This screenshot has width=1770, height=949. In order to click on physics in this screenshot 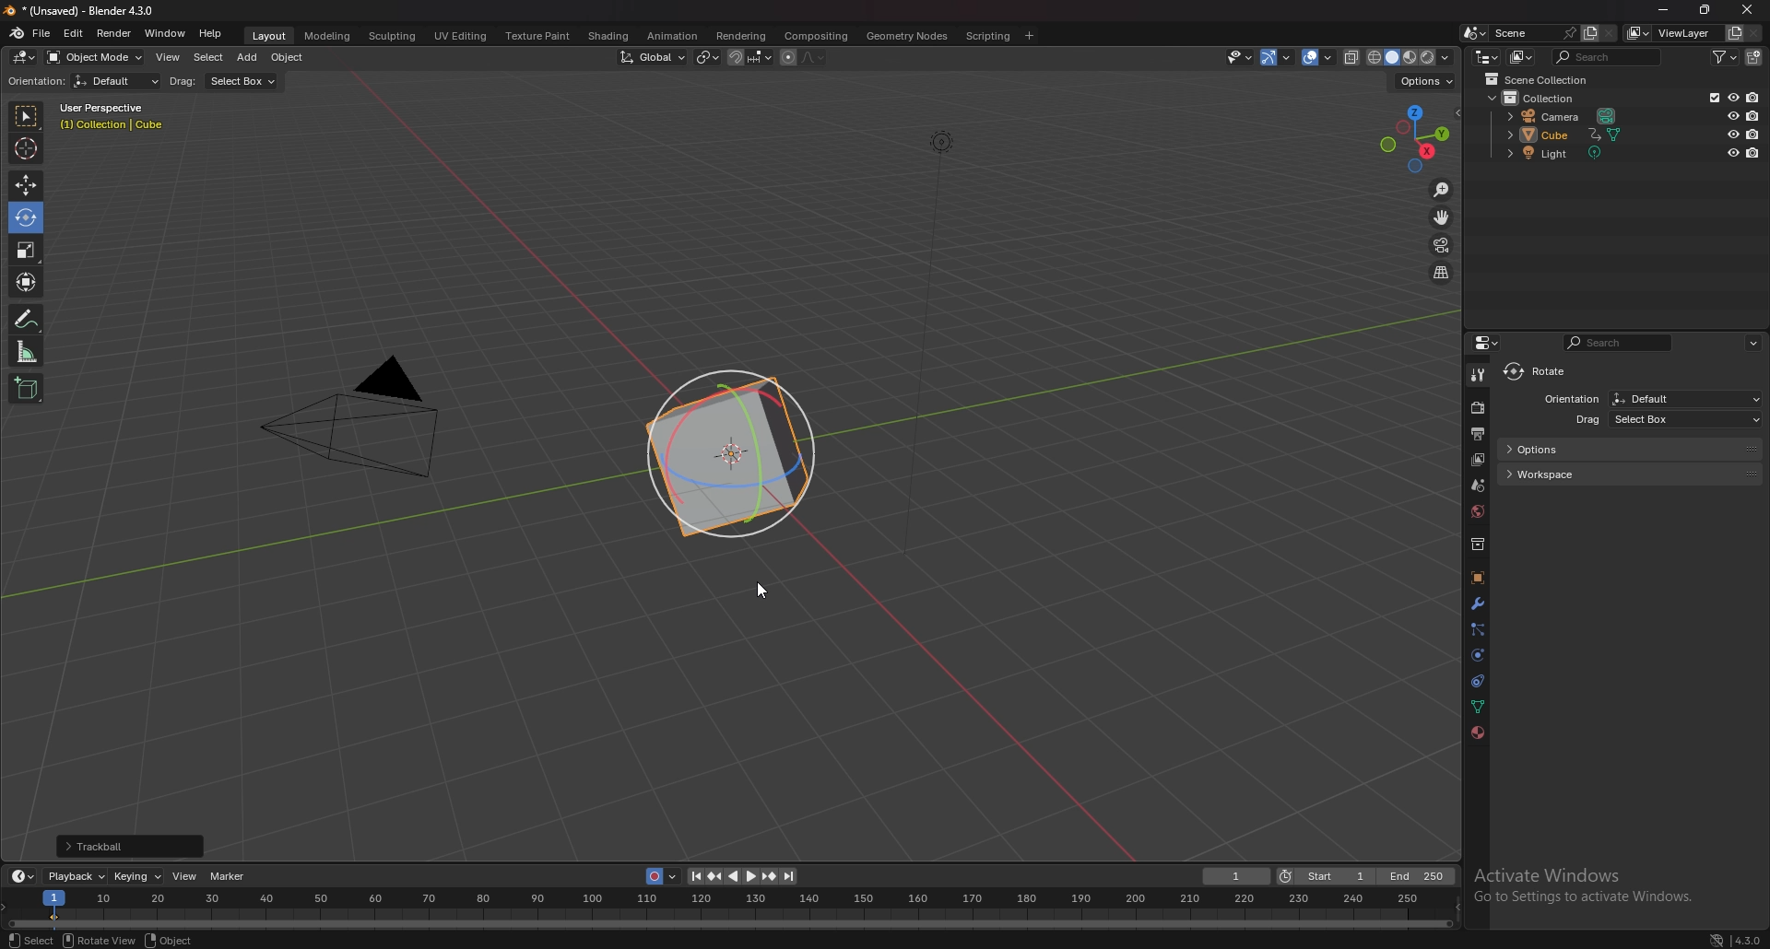, I will do `click(1478, 655)`.